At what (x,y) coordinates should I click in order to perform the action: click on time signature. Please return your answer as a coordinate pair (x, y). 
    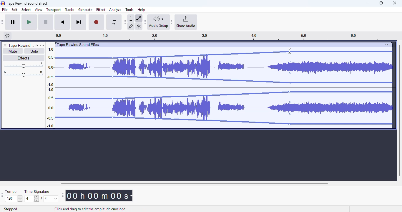
    Looking at the image, I should click on (37, 192).